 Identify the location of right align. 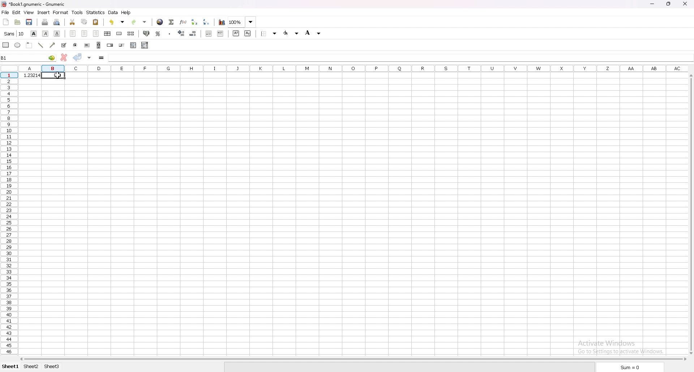
(96, 34).